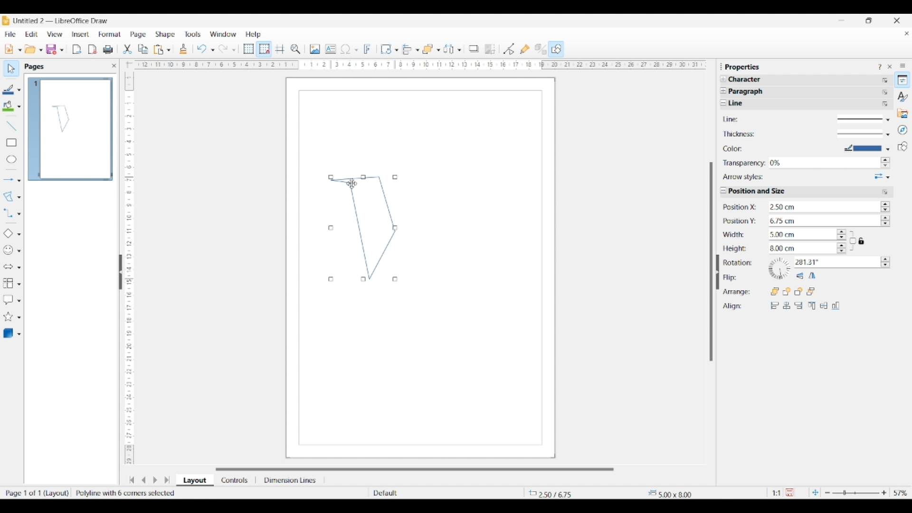 This screenshot has height=513, width=912. Describe the element at coordinates (40, 50) in the screenshot. I see `Open document options` at that location.